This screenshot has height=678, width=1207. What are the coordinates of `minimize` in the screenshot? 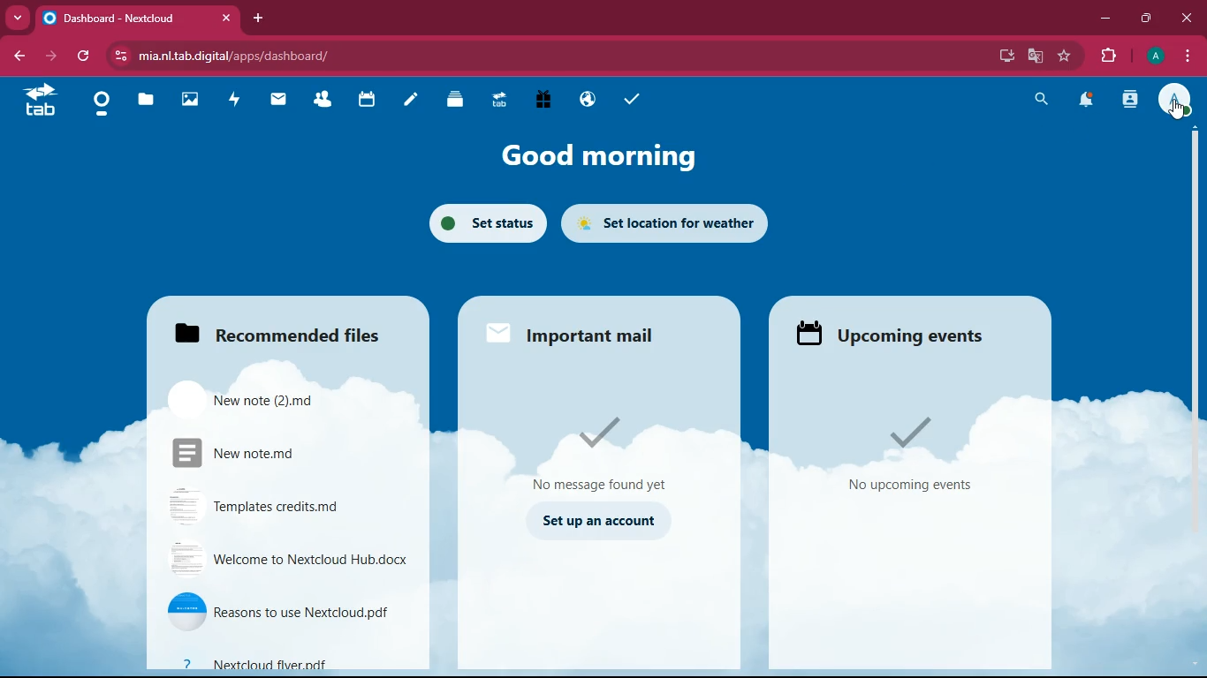 It's located at (1105, 19).